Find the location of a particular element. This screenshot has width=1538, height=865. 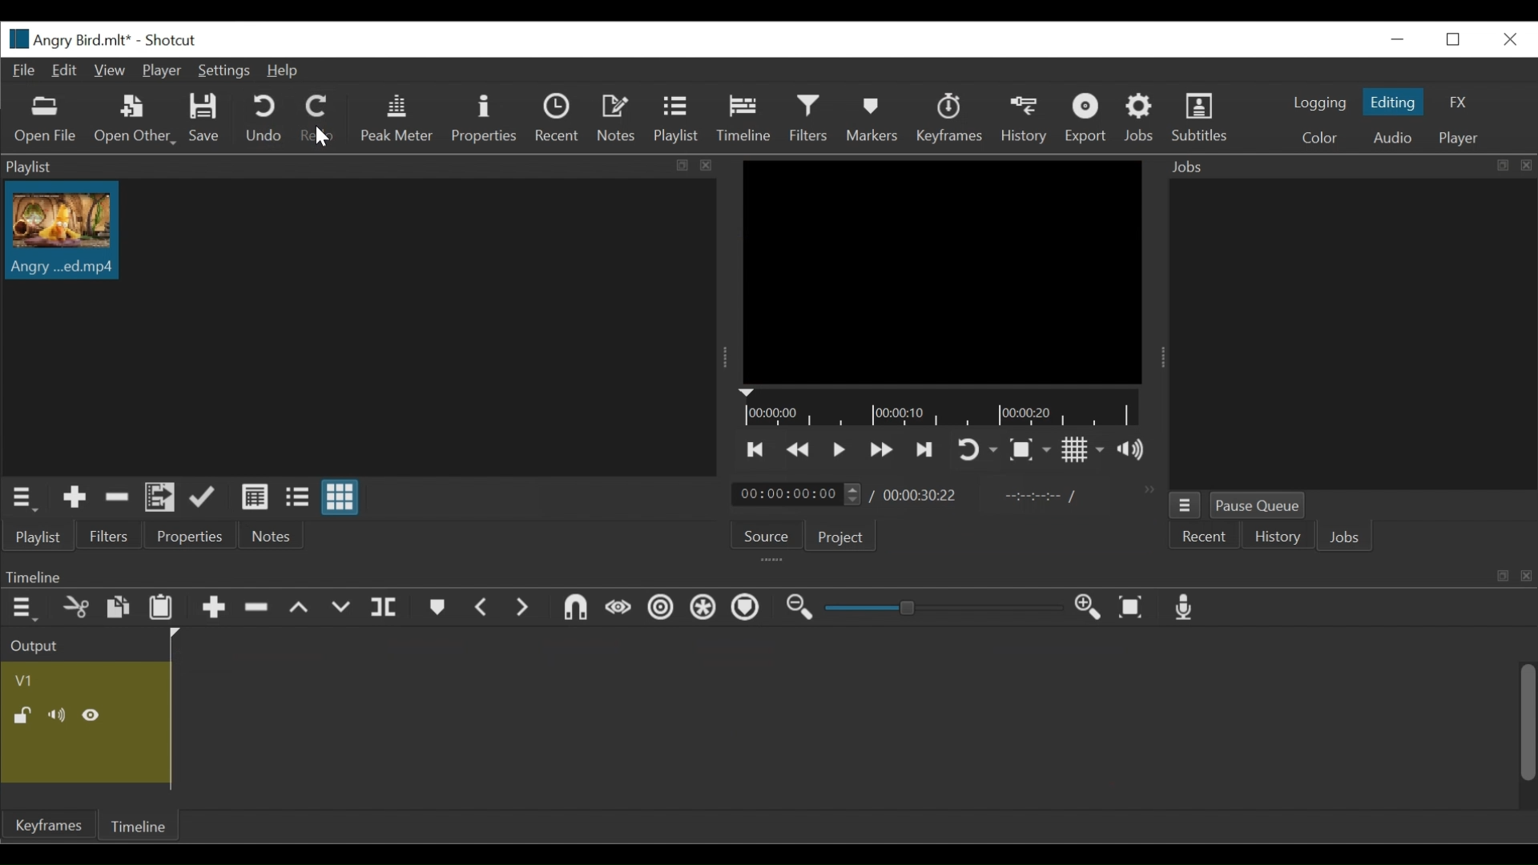

Paste is located at coordinates (161, 610).